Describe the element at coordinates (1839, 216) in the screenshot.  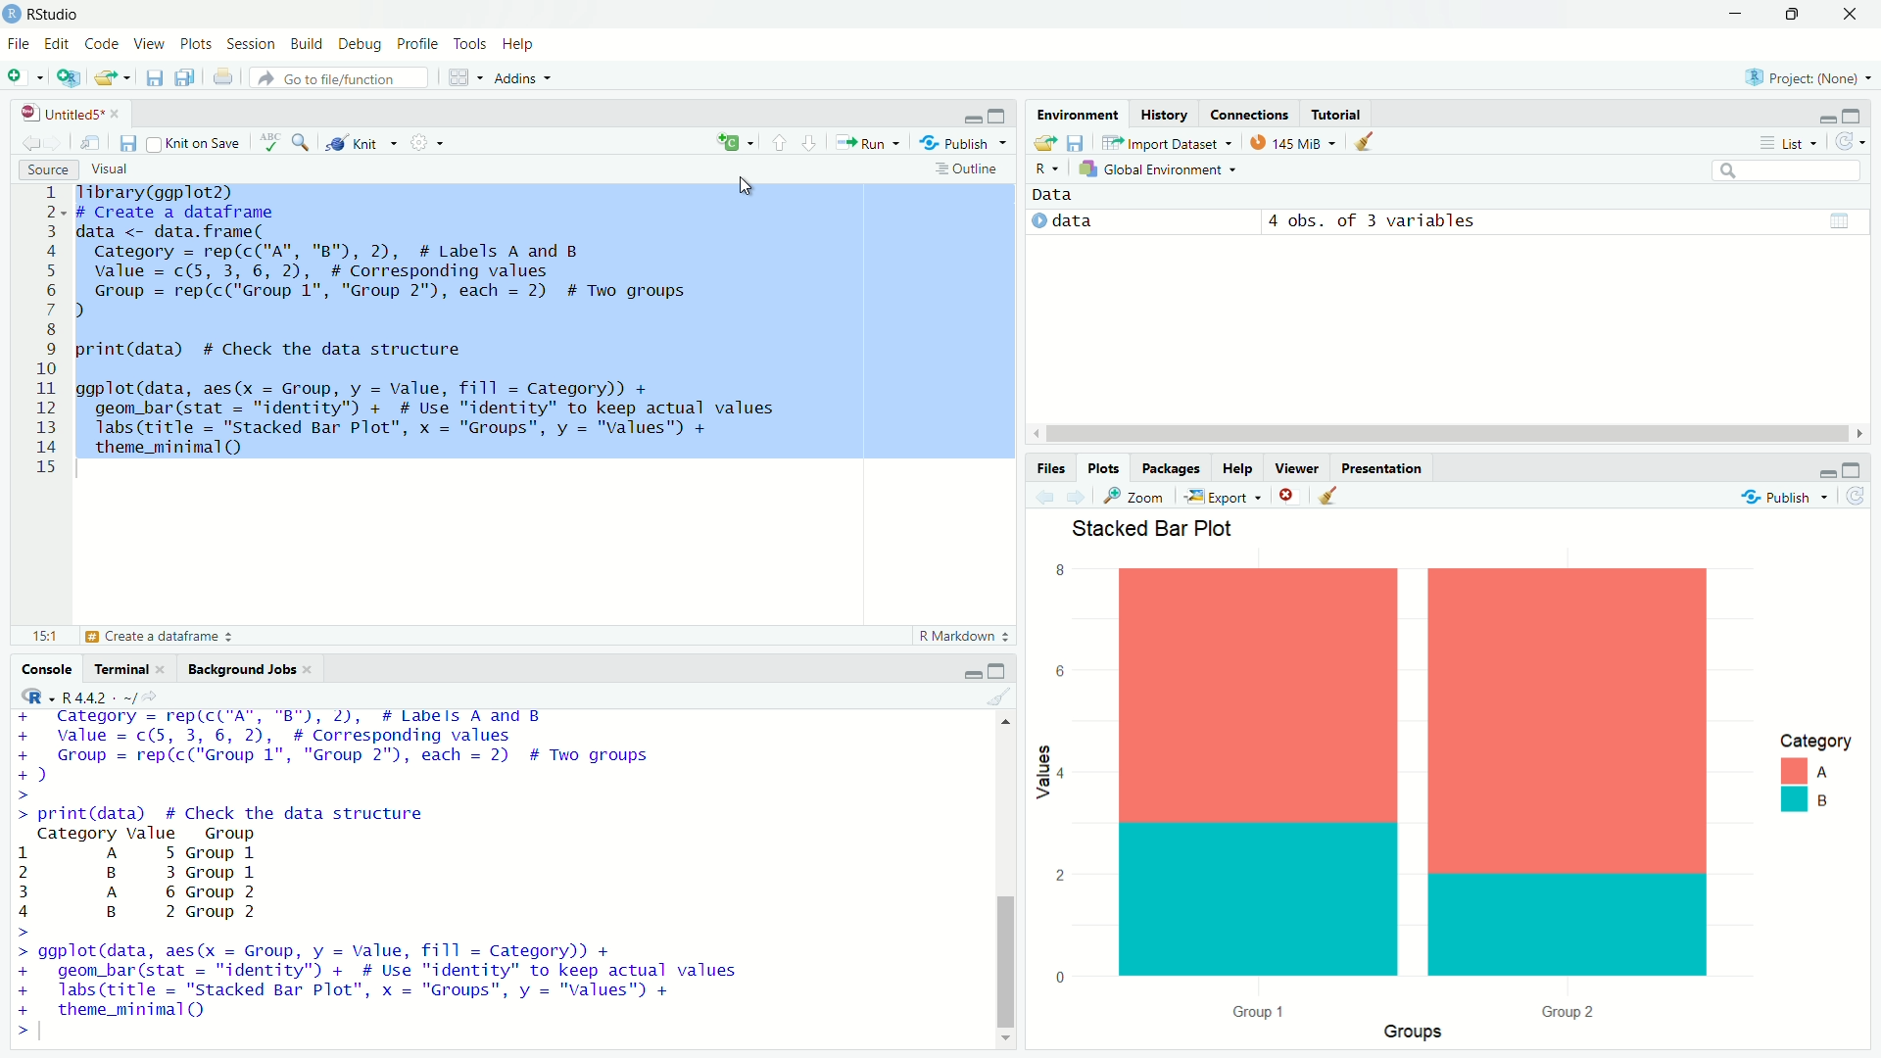
I see `Data/Table` at that location.